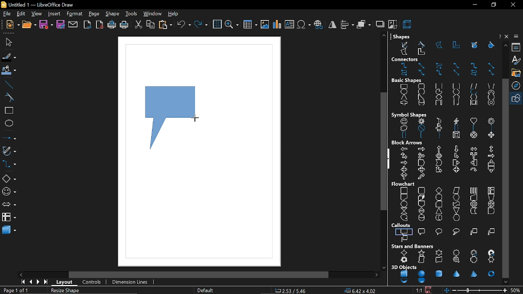 This screenshot has width=523, height=294. Describe the element at coordinates (456, 197) in the screenshot. I see `preparation` at that location.